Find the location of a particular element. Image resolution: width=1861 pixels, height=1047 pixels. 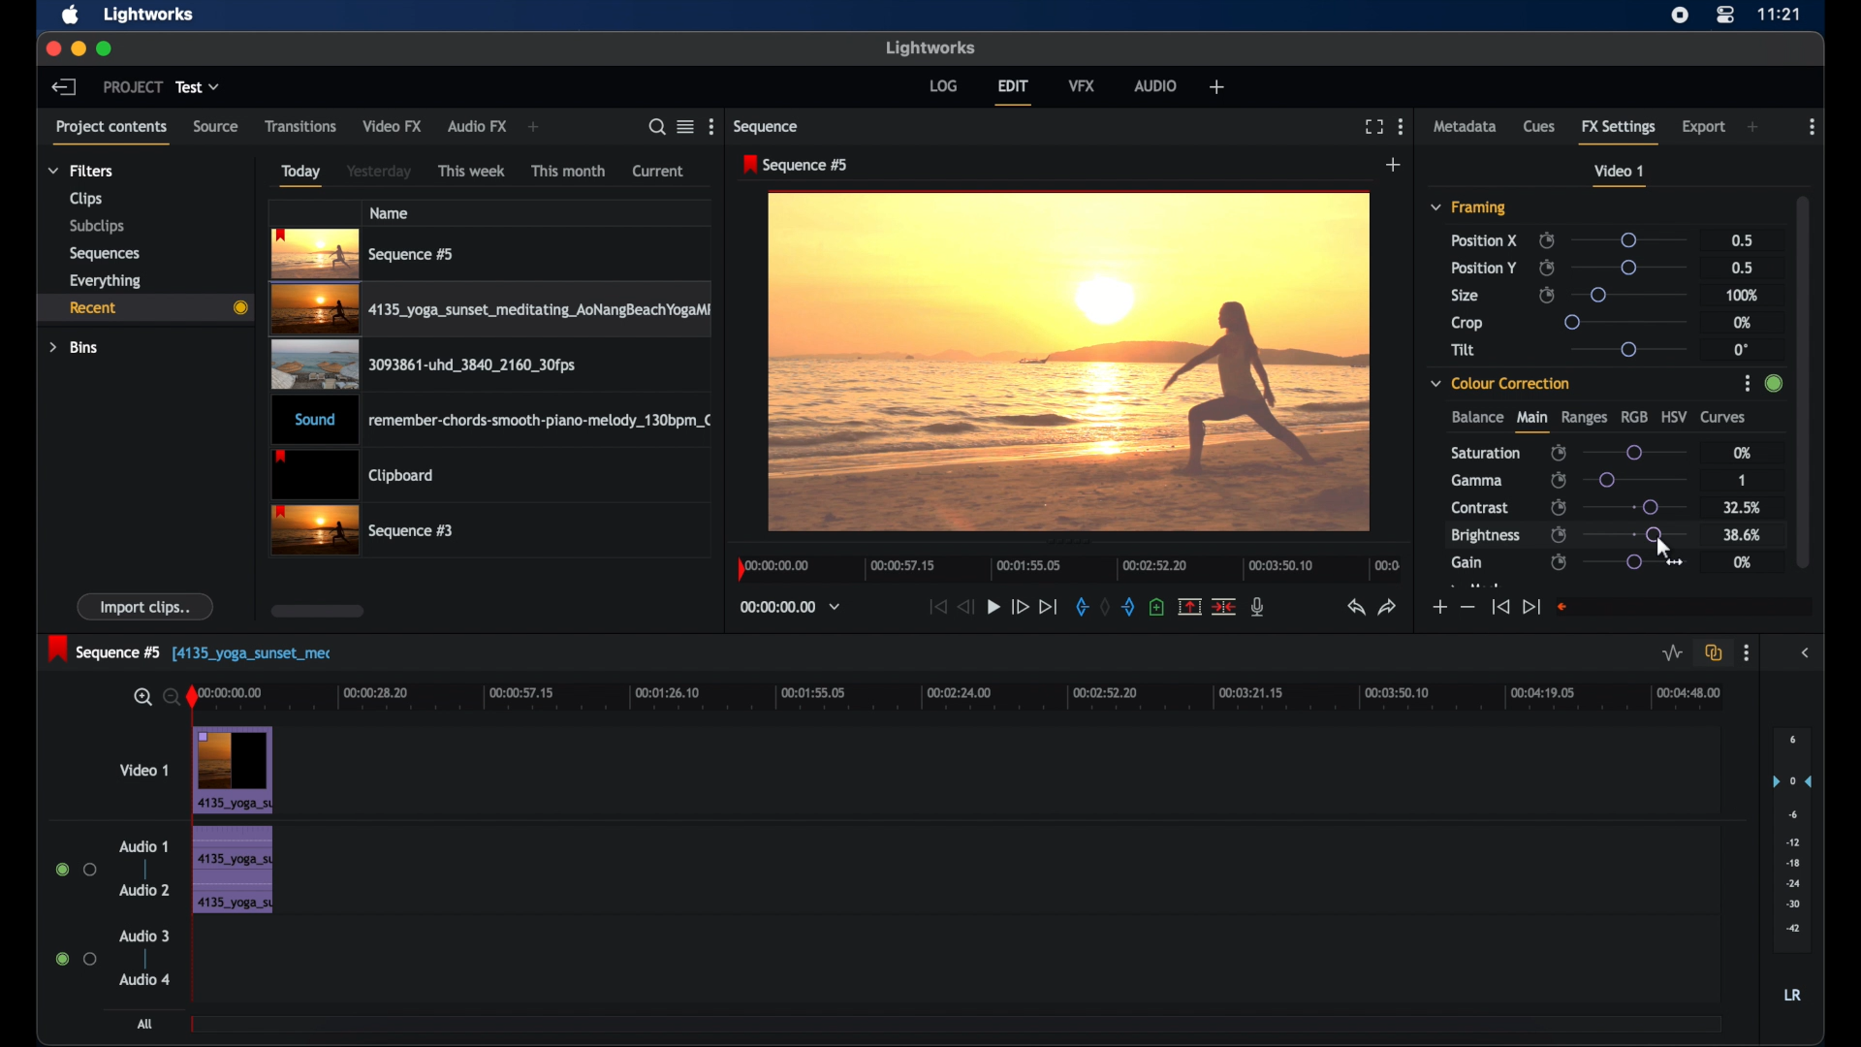

edit is located at coordinates (1013, 92).